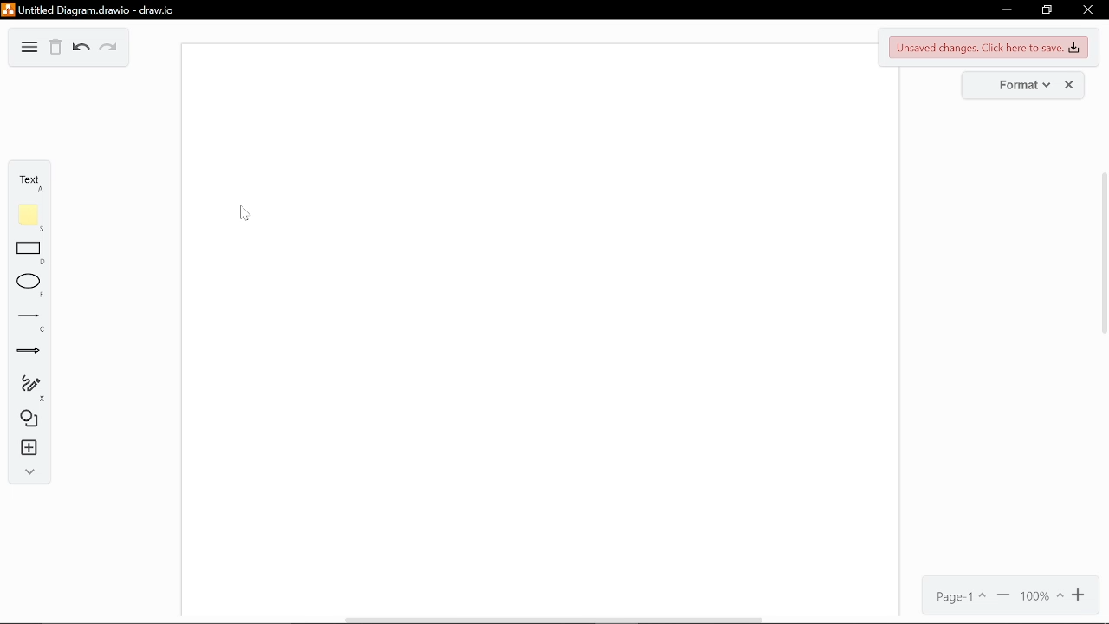 The height and width of the screenshot is (624, 1109). Describe the element at coordinates (1047, 11) in the screenshot. I see `restore down` at that location.